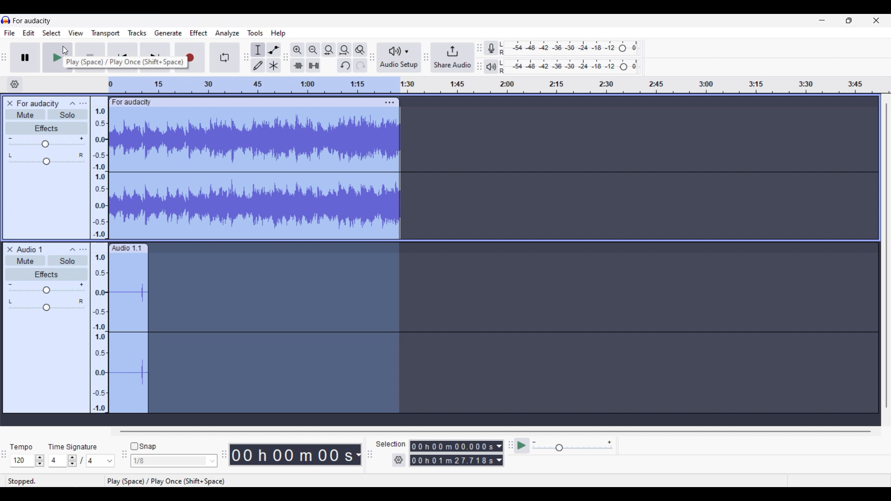 Image resolution: width=891 pixels, height=501 pixels. What do you see at coordinates (167, 481) in the screenshot?
I see `Play (space)/play once (shift+space)` at bounding box center [167, 481].